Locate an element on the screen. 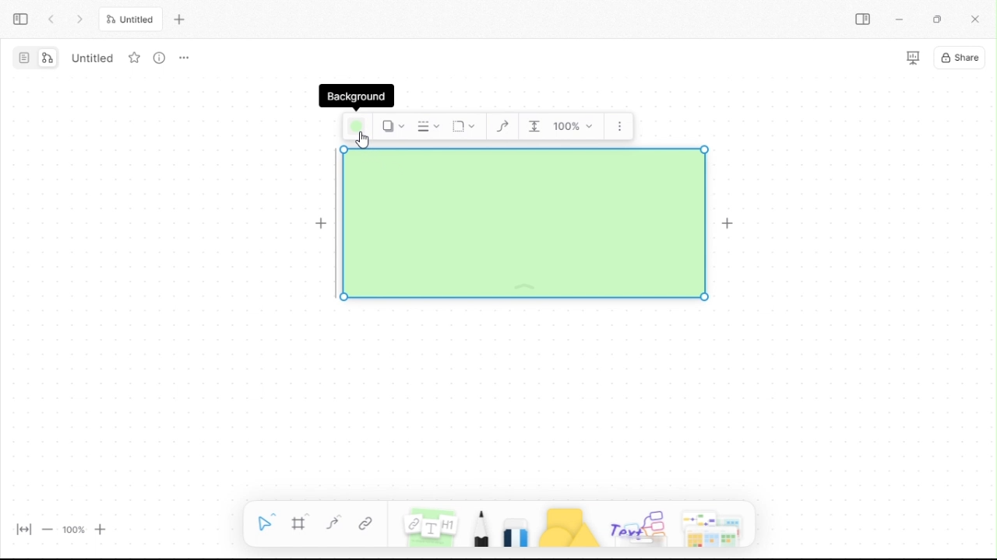 The image size is (997, 560). slideshow is located at coordinates (911, 57).